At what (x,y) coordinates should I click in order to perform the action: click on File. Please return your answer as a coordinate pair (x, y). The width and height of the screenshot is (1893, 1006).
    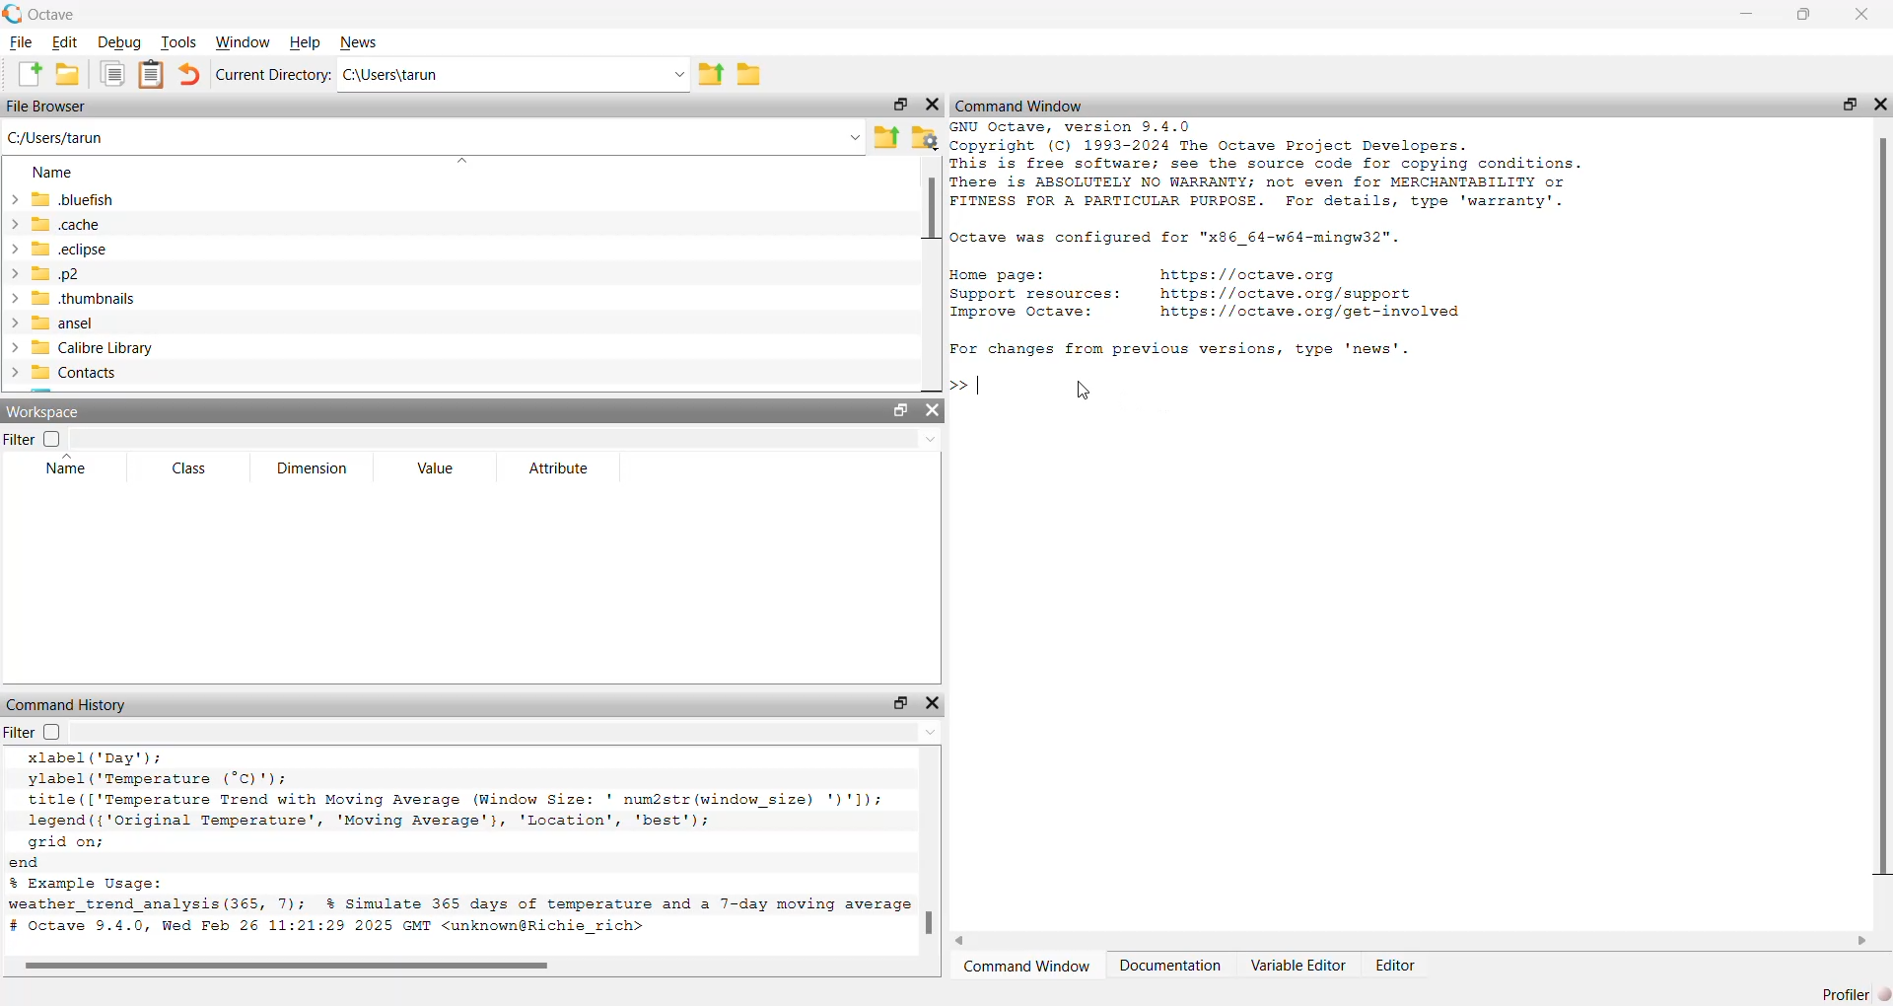
    Looking at the image, I should click on (20, 43).